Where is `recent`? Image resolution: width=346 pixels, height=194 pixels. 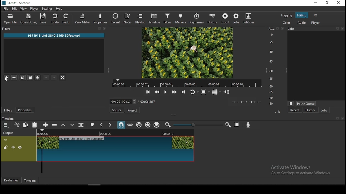
recent is located at coordinates (115, 18).